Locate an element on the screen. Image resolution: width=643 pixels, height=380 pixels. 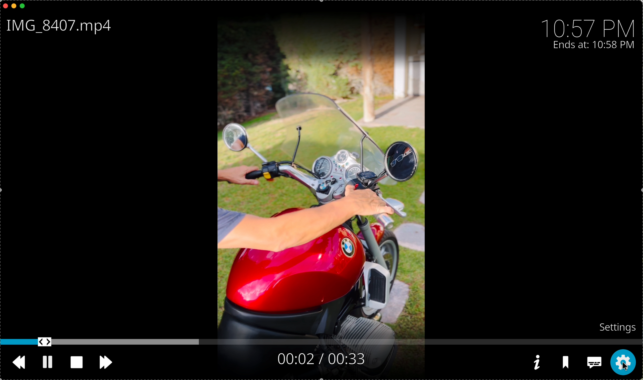
maximize is located at coordinates (25, 6).